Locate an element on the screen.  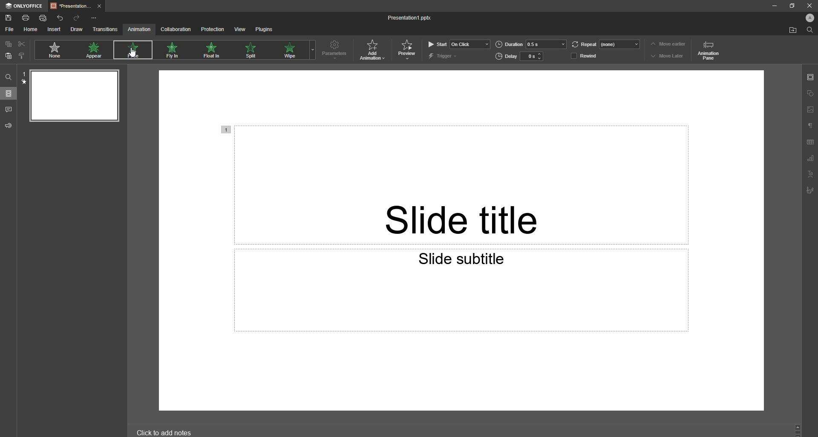
Comments is located at coordinates (9, 109).